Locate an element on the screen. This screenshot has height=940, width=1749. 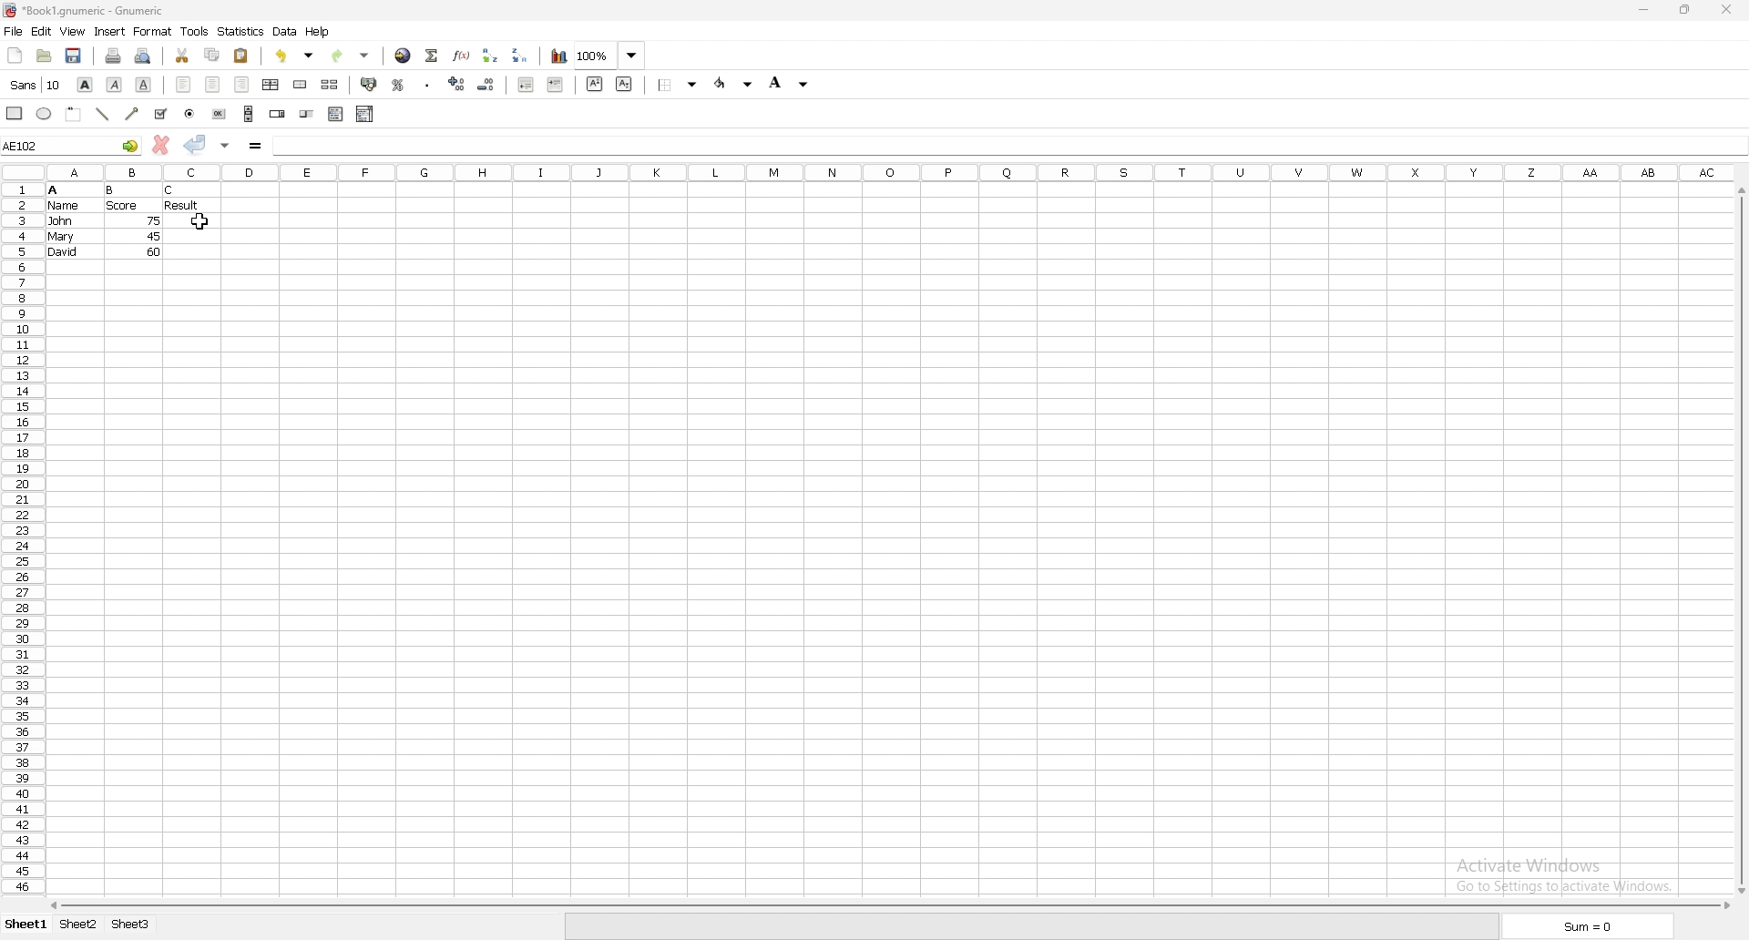
redo is located at coordinates (351, 56).